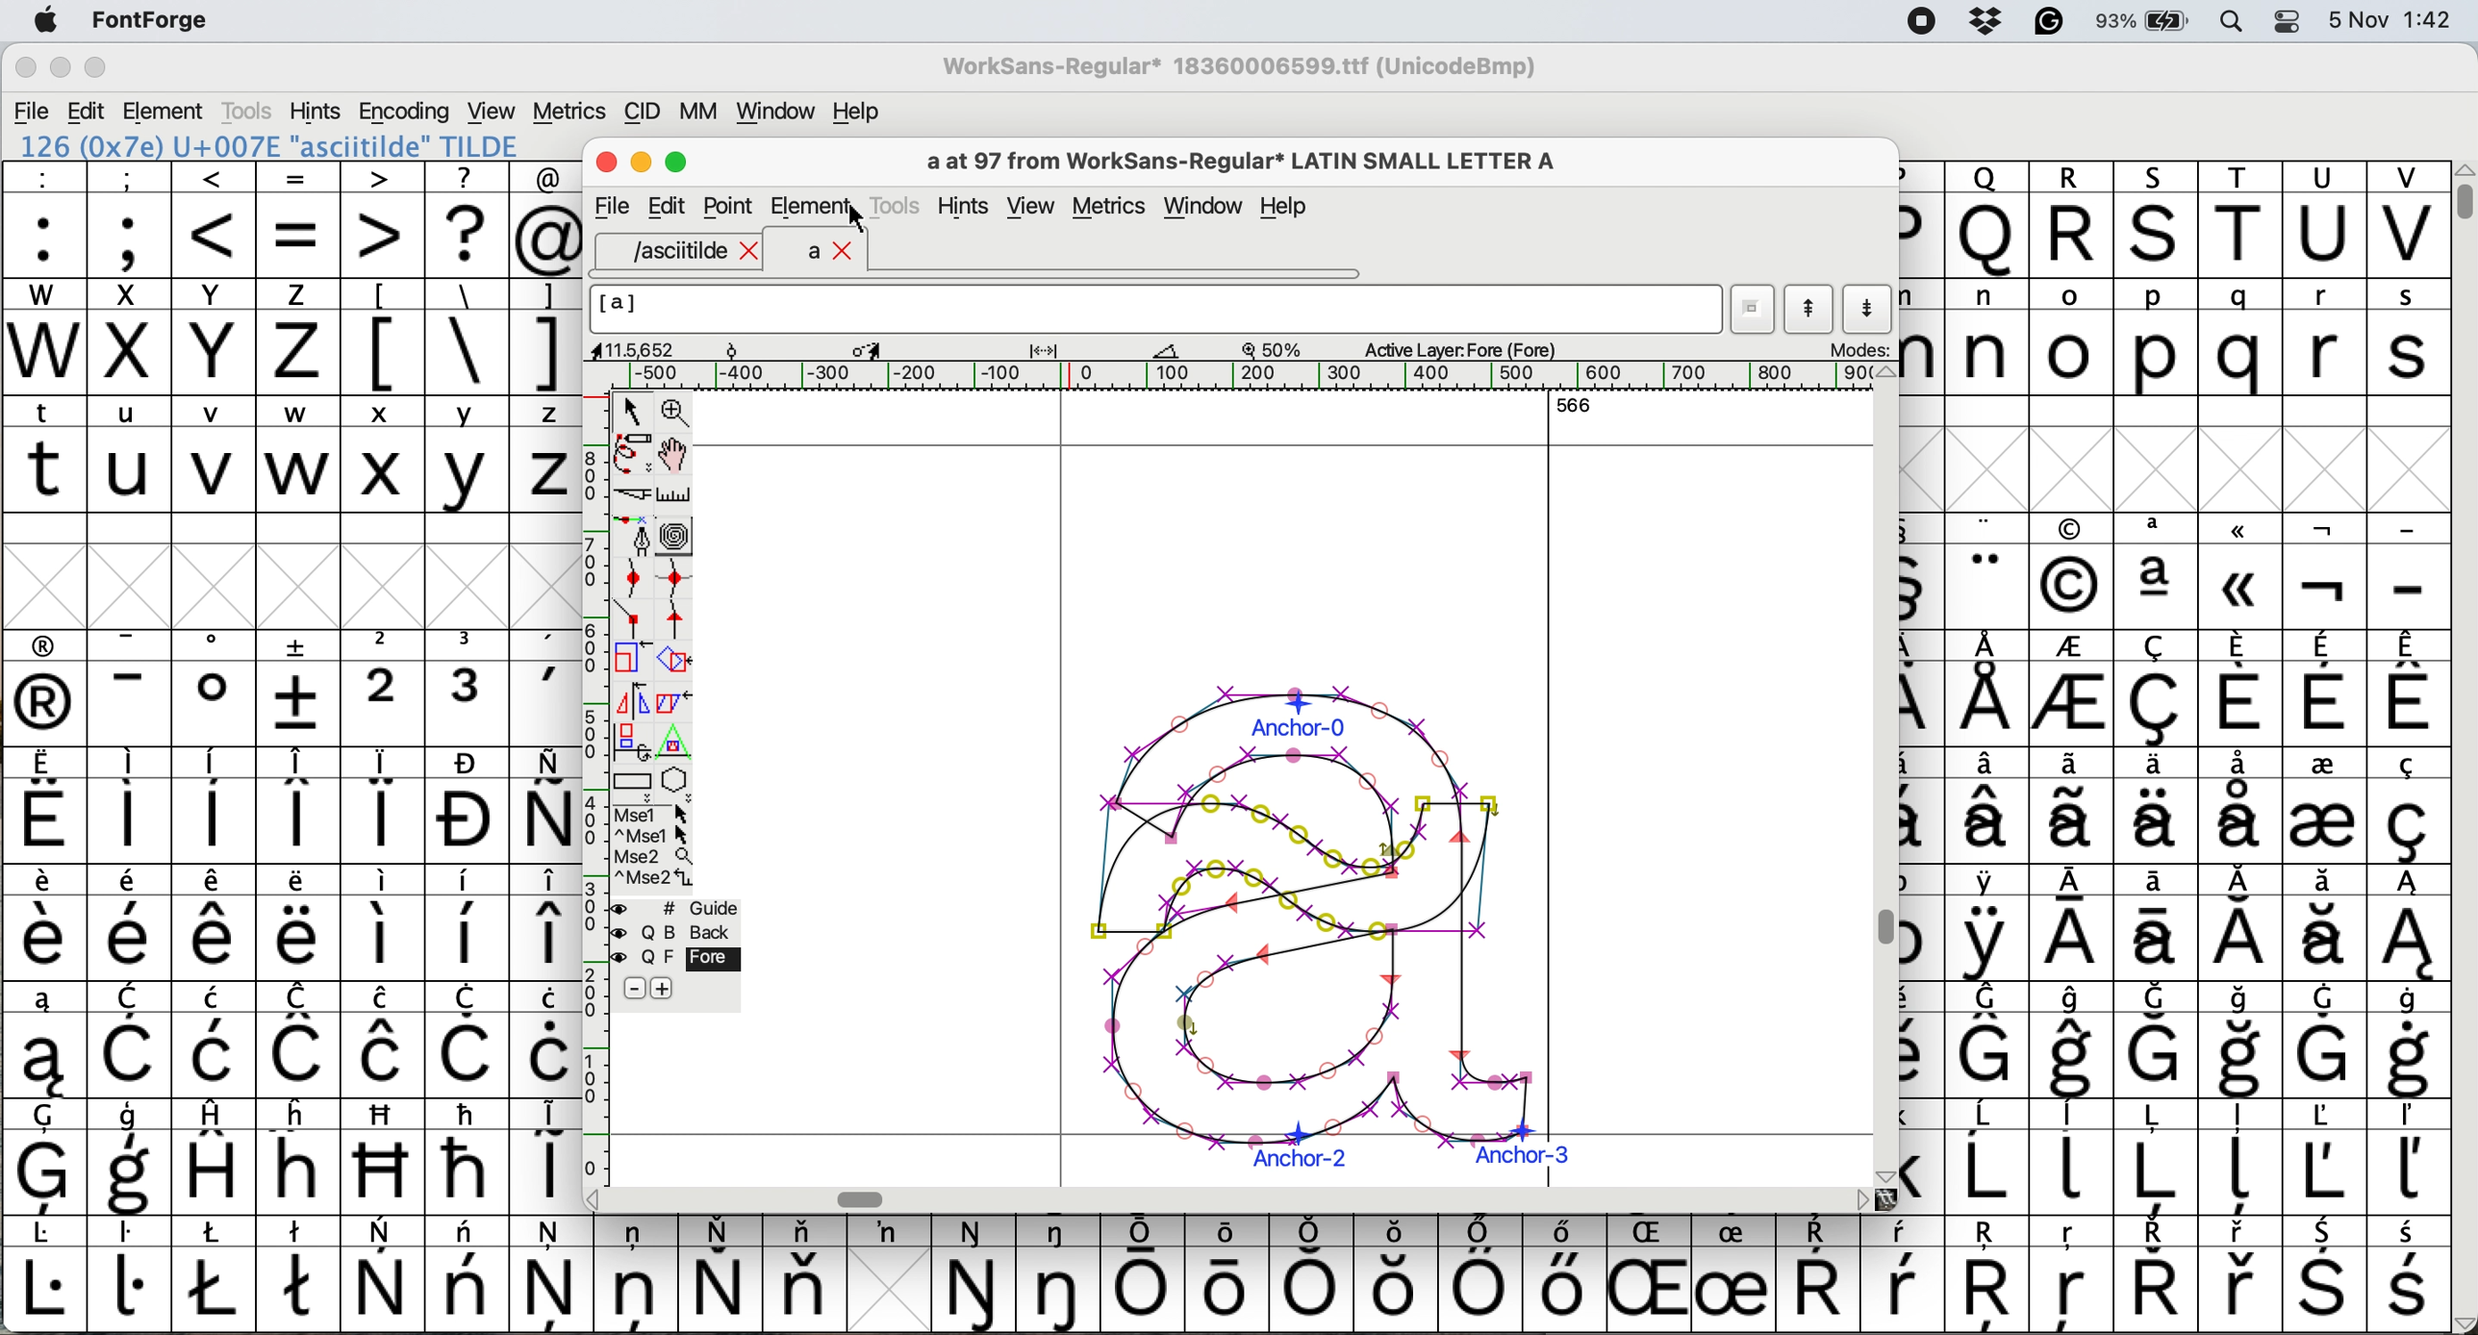  I want to click on symbol, so click(2325, 1276).